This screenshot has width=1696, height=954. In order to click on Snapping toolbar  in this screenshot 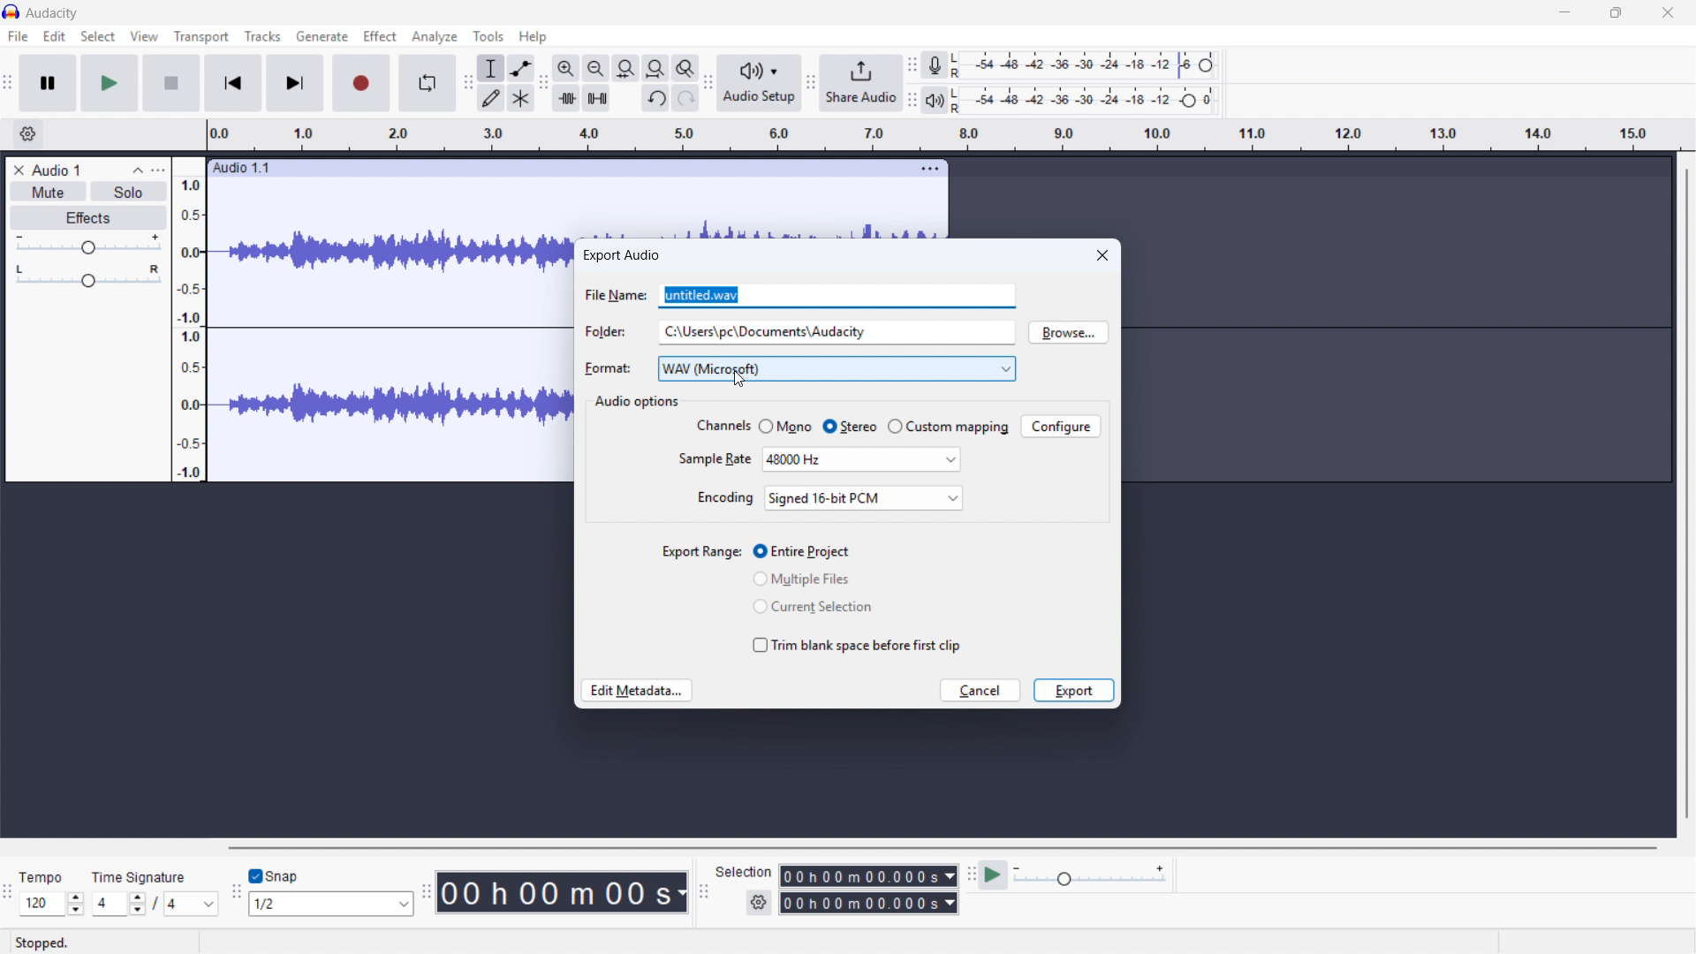, I will do `click(237, 891)`.